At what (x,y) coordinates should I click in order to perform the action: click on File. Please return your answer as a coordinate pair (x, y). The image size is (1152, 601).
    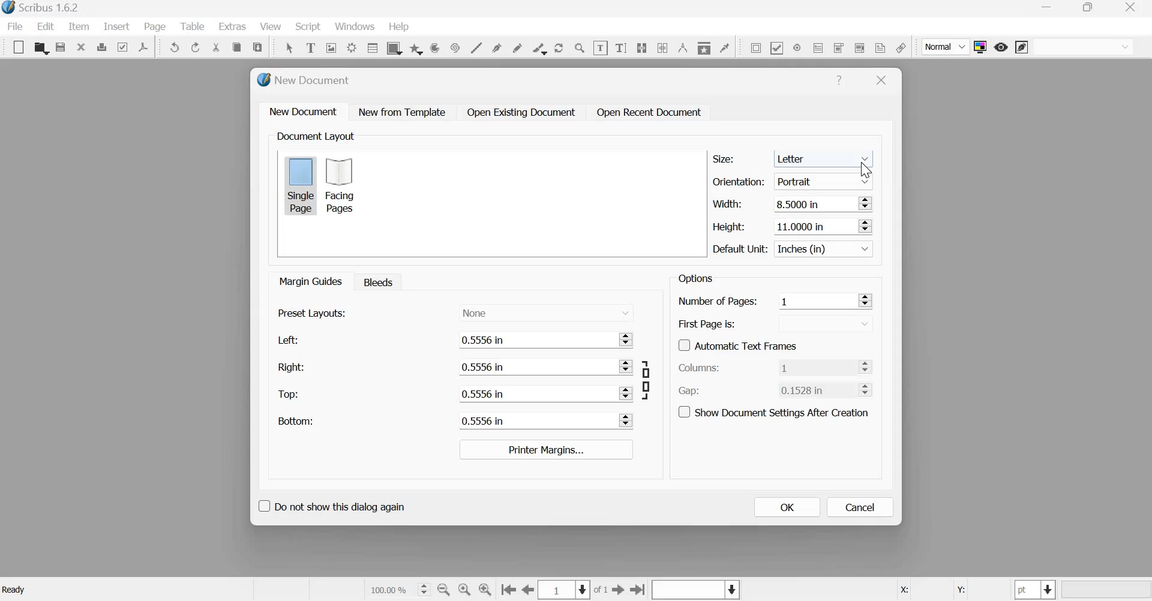
    Looking at the image, I should click on (18, 26).